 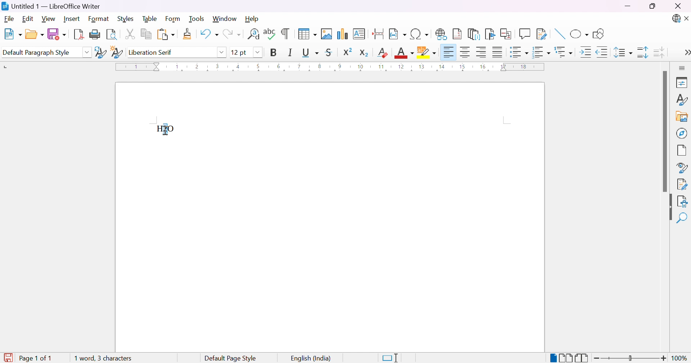 What do you see at coordinates (72, 19) in the screenshot?
I see `Insert` at bounding box center [72, 19].